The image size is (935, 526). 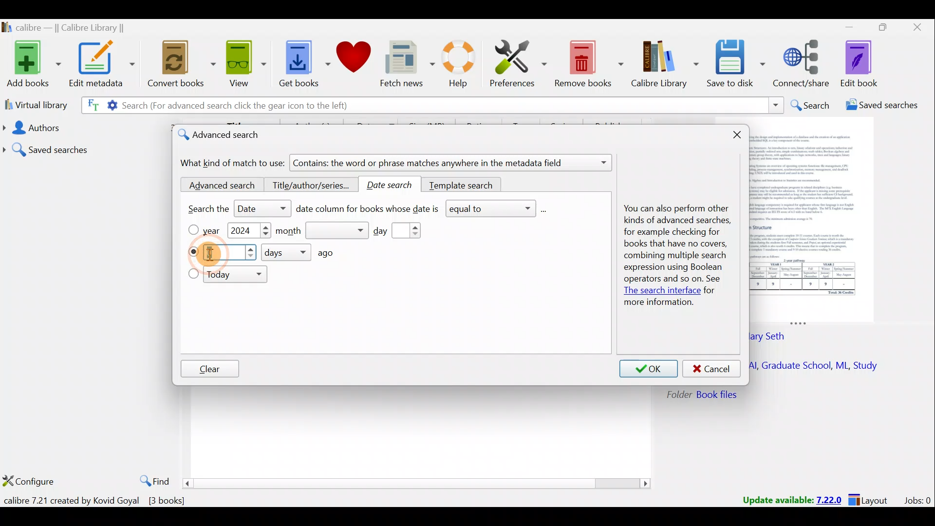 What do you see at coordinates (660, 292) in the screenshot?
I see `The search interface` at bounding box center [660, 292].